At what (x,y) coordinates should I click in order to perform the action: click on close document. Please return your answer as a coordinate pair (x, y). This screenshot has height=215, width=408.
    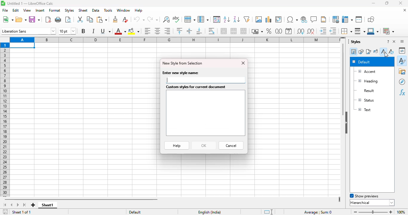
    Looking at the image, I should click on (404, 10).